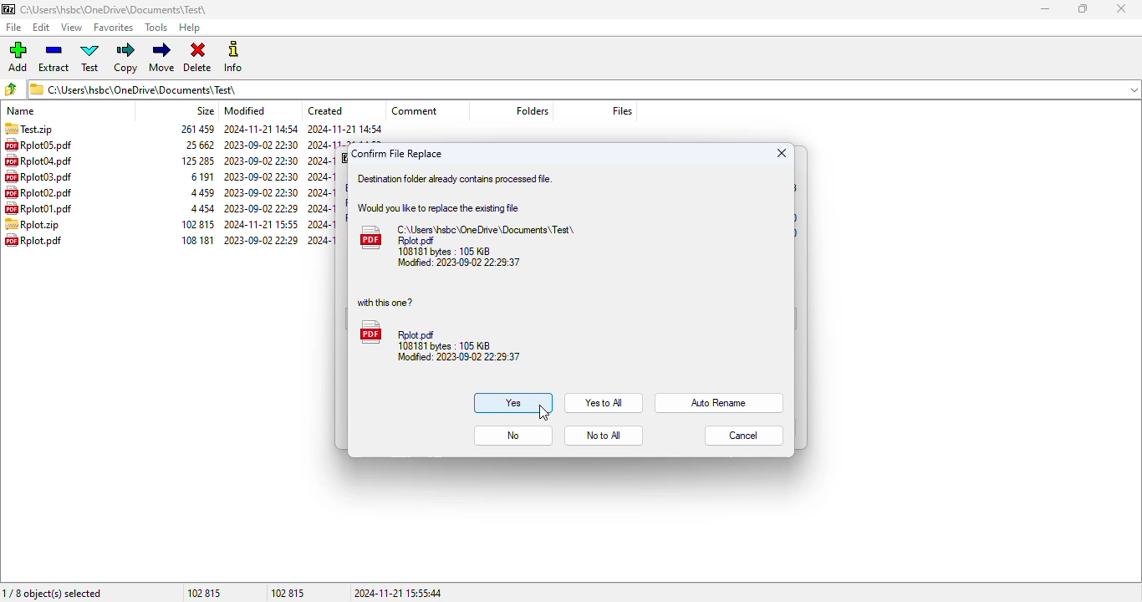 This screenshot has width=1142, height=602. What do you see at coordinates (56, 592) in the screenshot?
I see `1/8 object(s) selected` at bounding box center [56, 592].